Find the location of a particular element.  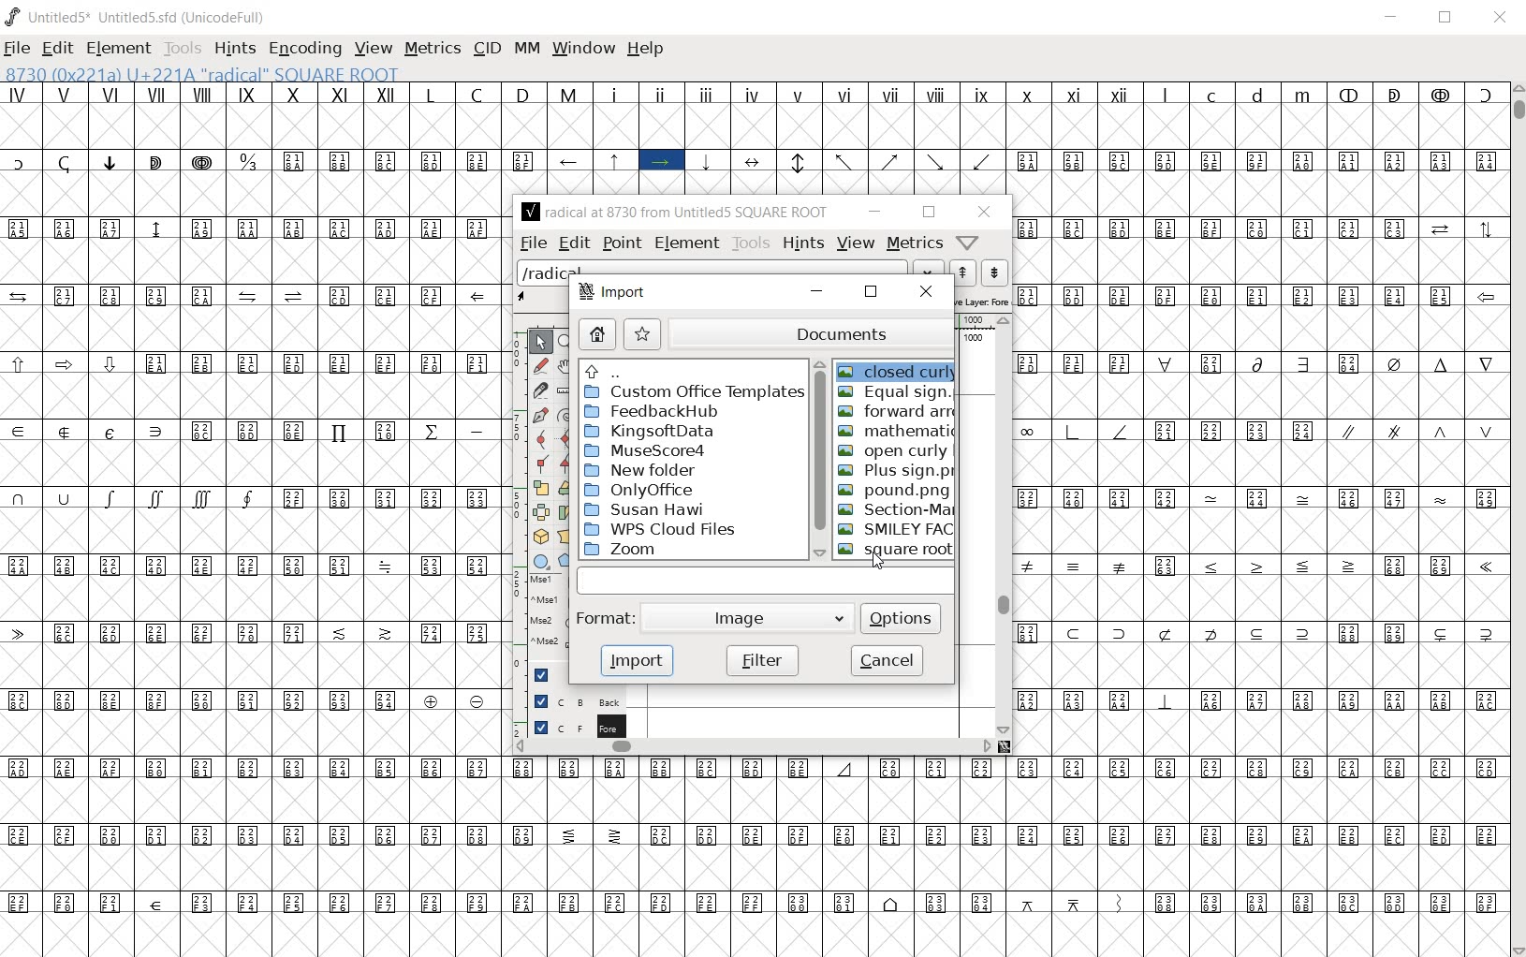

Image is located at coordinates (753, 617).